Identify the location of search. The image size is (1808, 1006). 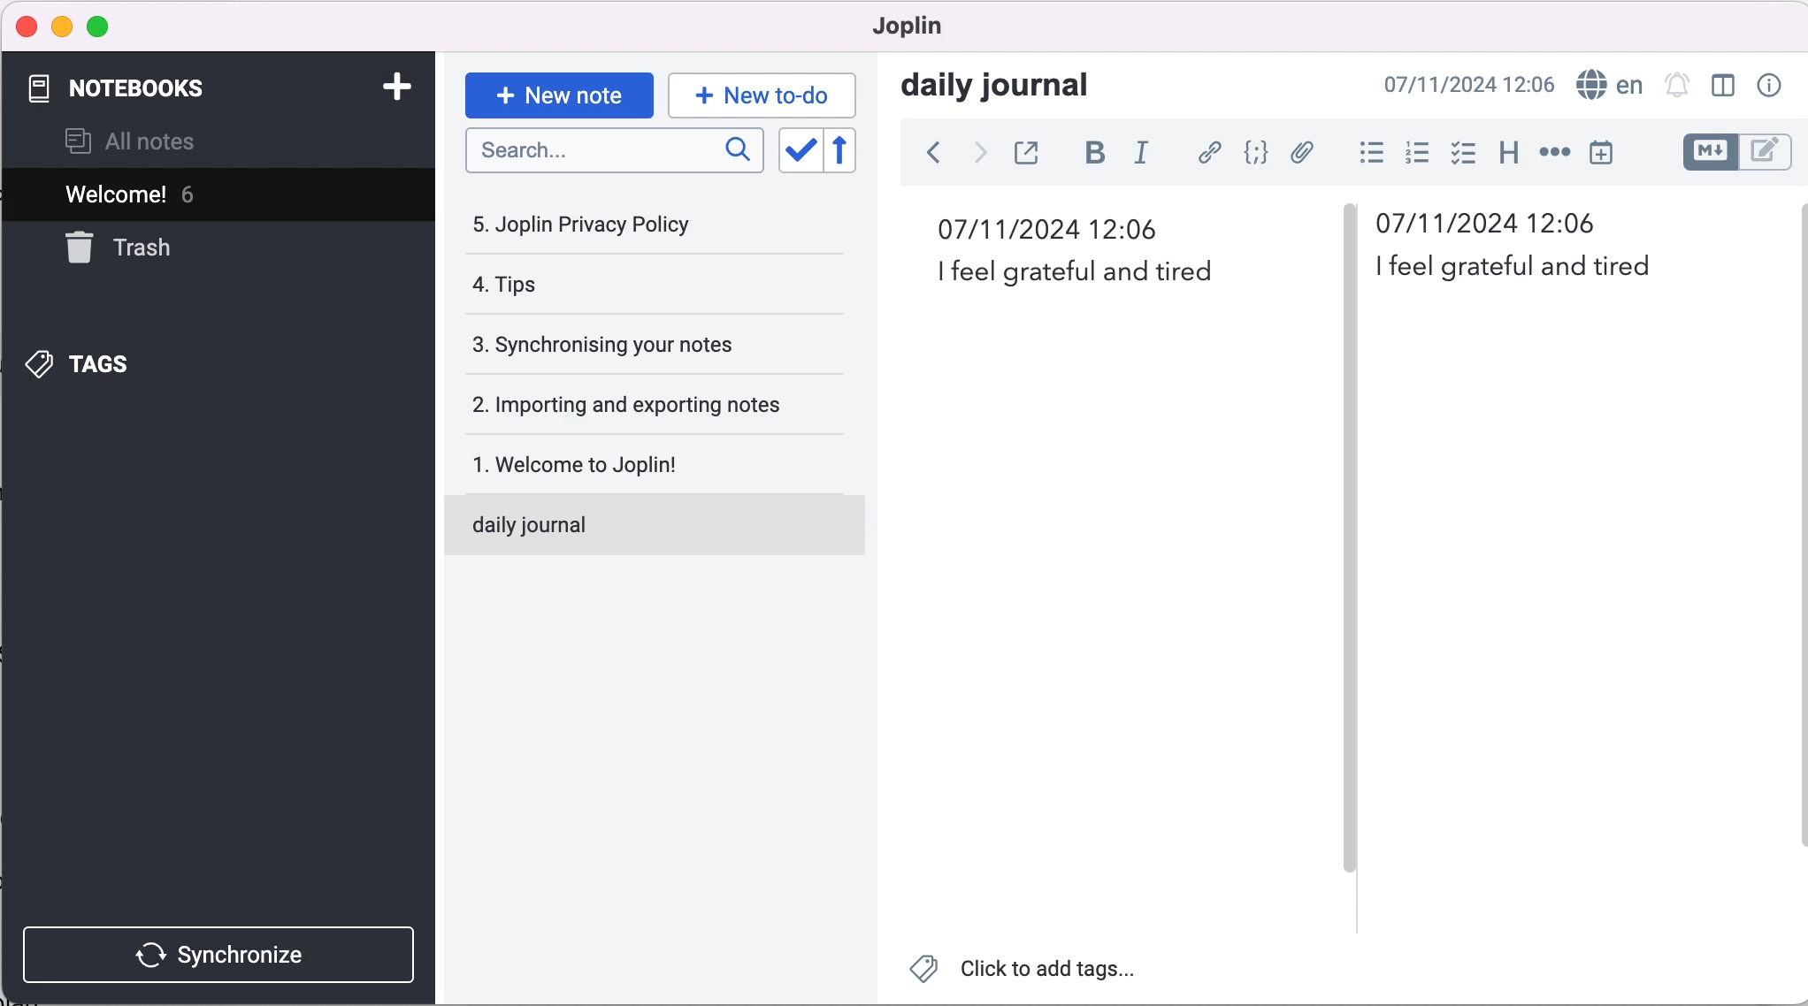
(611, 152).